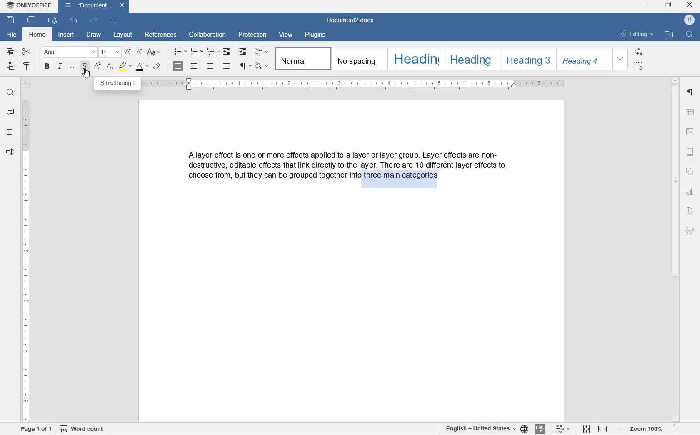  Describe the element at coordinates (357, 58) in the screenshot. I see `no spacing` at that location.